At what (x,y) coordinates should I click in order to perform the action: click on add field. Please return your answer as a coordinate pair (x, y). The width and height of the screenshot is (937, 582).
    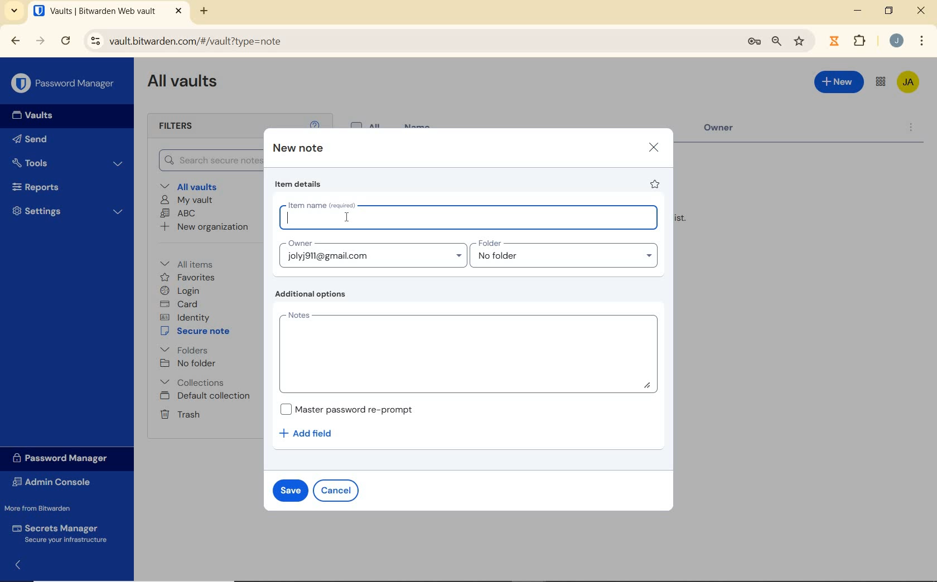
    Looking at the image, I should click on (313, 434).